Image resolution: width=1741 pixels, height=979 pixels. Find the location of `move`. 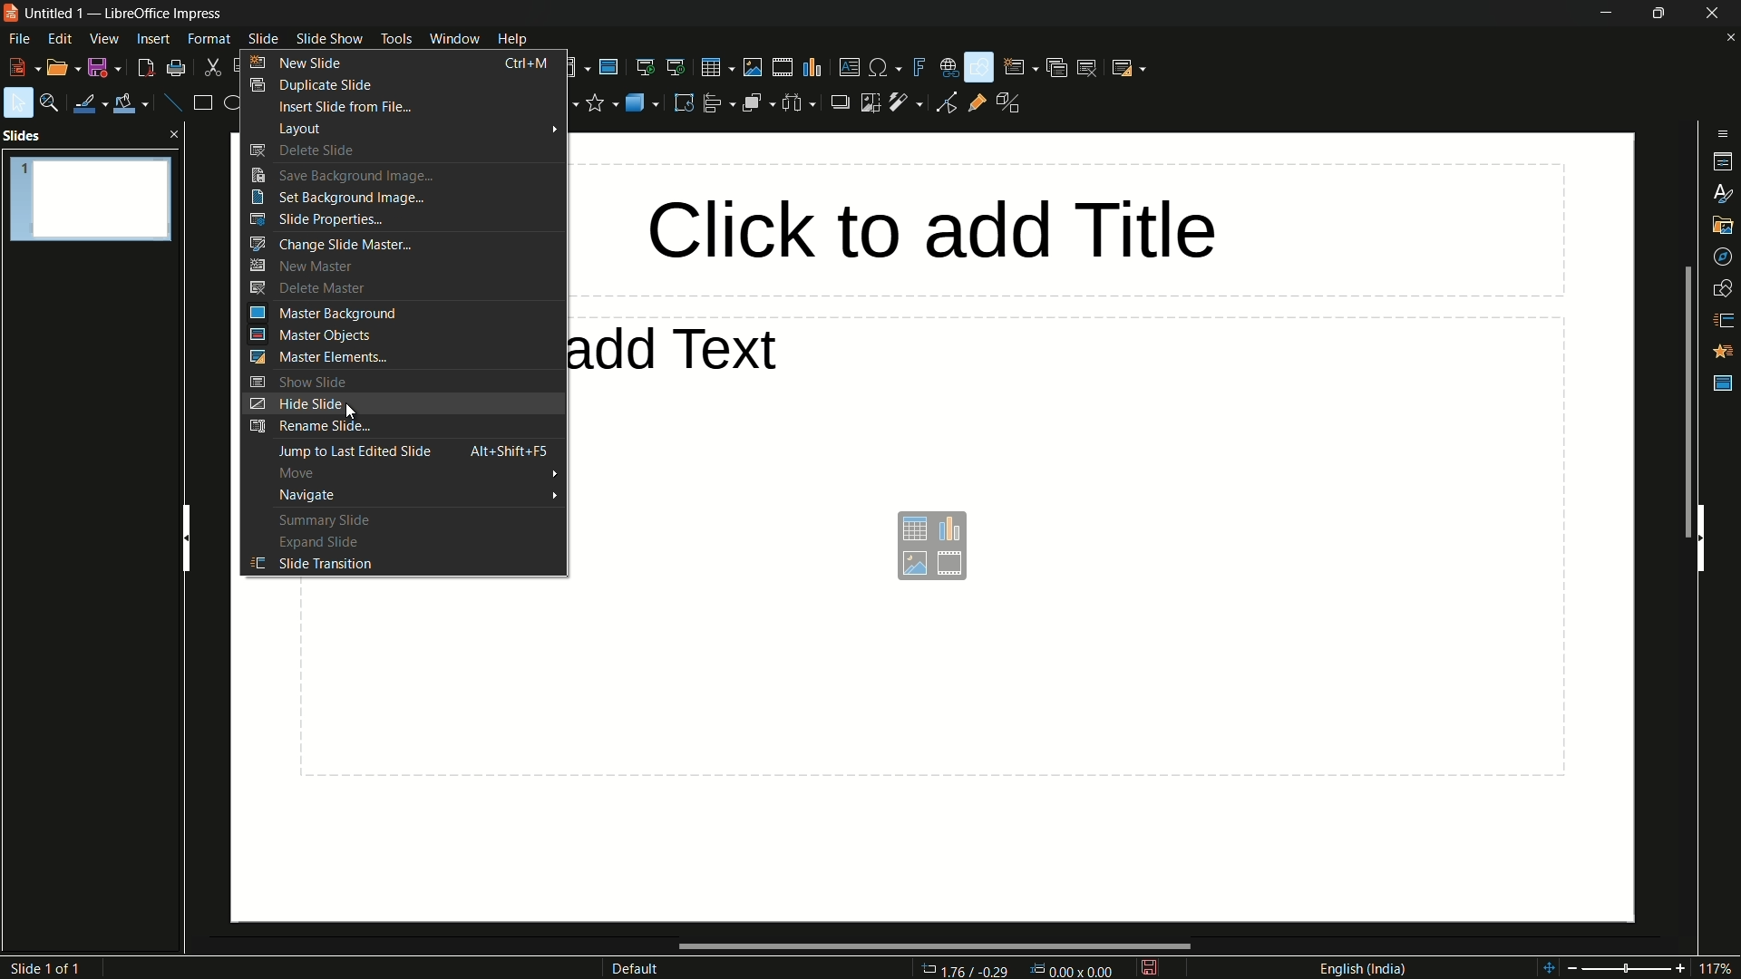

move is located at coordinates (417, 472).